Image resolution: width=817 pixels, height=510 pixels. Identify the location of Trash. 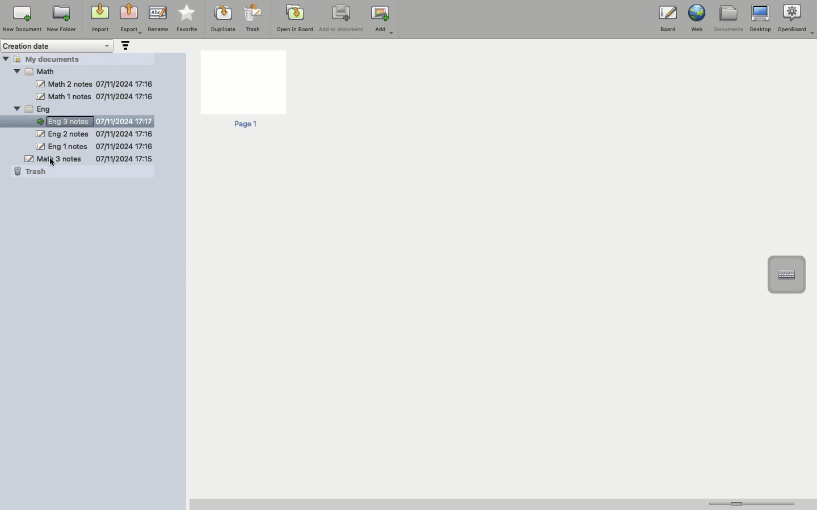
(253, 18).